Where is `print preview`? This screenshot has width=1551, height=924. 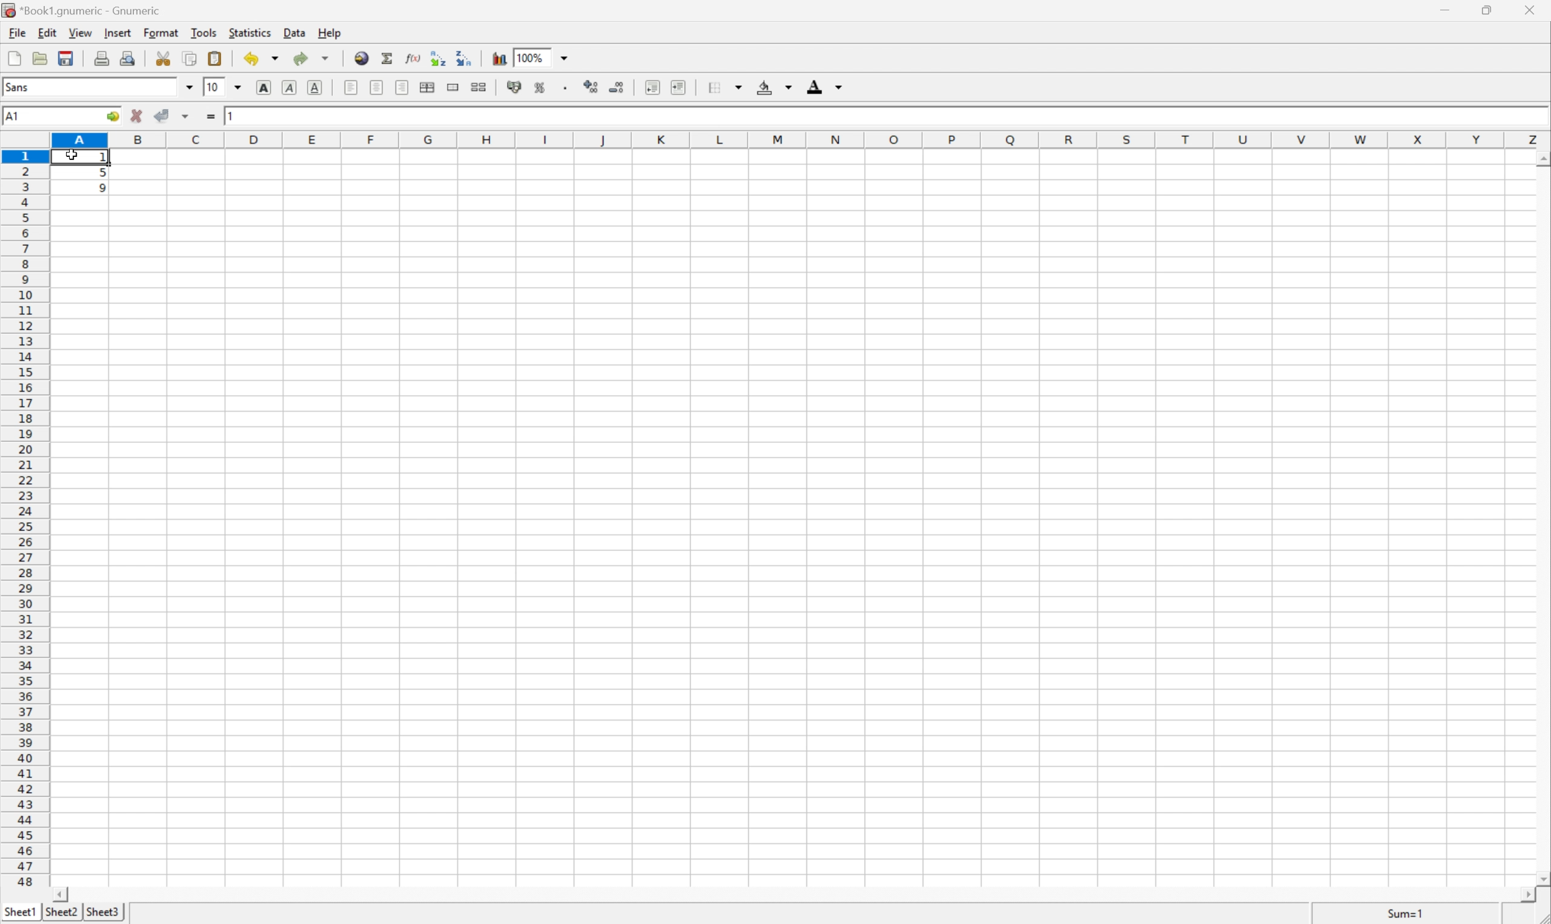
print preview is located at coordinates (127, 57).